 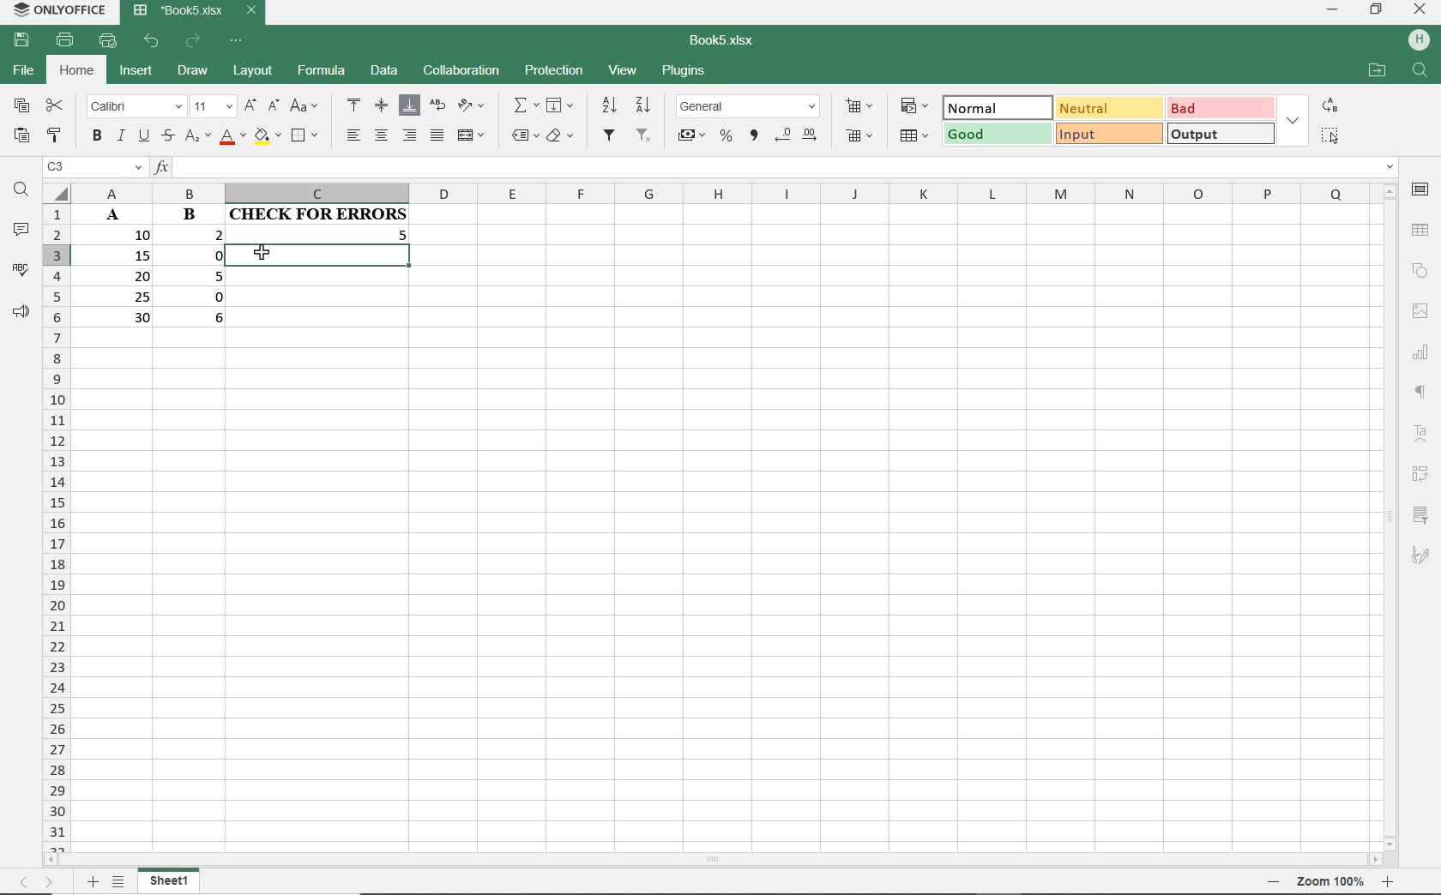 What do you see at coordinates (1221, 107) in the screenshot?
I see `BAD` at bounding box center [1221, 107].